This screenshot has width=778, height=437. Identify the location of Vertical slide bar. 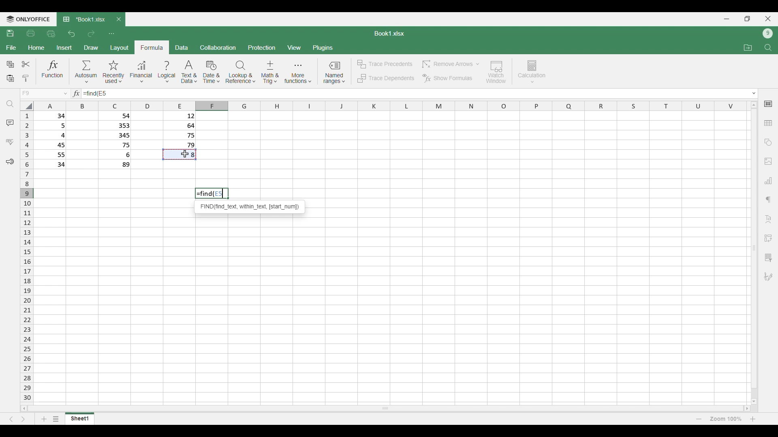
(754, 253).